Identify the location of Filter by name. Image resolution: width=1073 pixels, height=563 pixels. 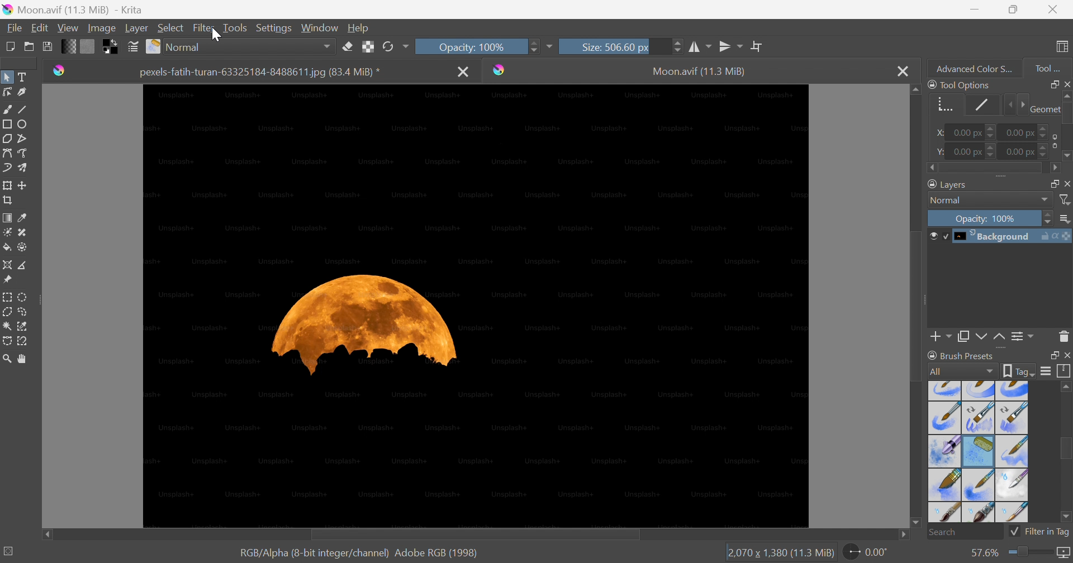
(1065, 199).